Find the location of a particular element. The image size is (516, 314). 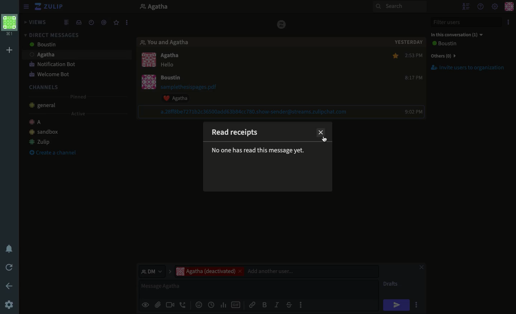

logo is located at coordinates (280, 24).